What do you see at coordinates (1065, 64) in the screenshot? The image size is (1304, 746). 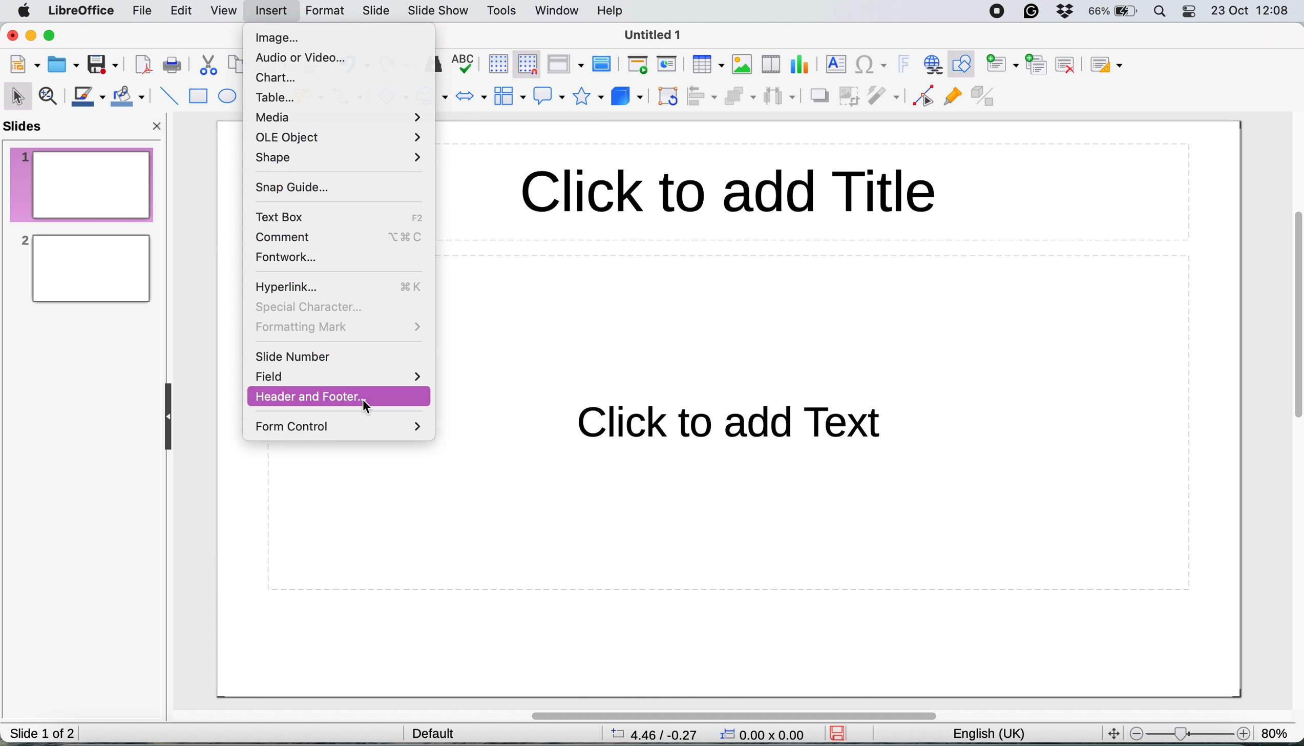 I see `delete slide` at bounding box center [1065, 64].